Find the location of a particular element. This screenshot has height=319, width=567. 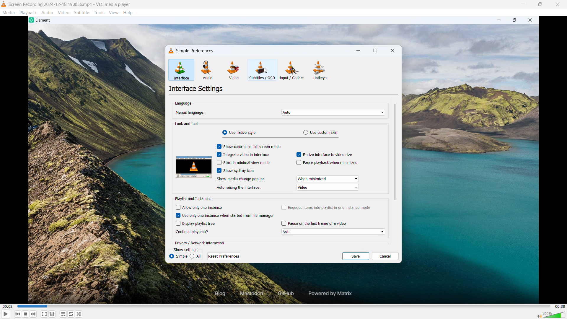

show systray icon is located at coordinates (235, 170).